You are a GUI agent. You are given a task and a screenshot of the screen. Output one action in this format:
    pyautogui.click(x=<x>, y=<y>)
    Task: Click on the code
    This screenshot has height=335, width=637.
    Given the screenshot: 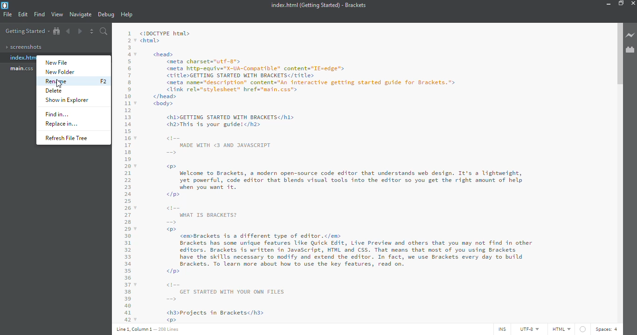 What is the action you would take?
    pyautogui.click(x=365, y=174)
    